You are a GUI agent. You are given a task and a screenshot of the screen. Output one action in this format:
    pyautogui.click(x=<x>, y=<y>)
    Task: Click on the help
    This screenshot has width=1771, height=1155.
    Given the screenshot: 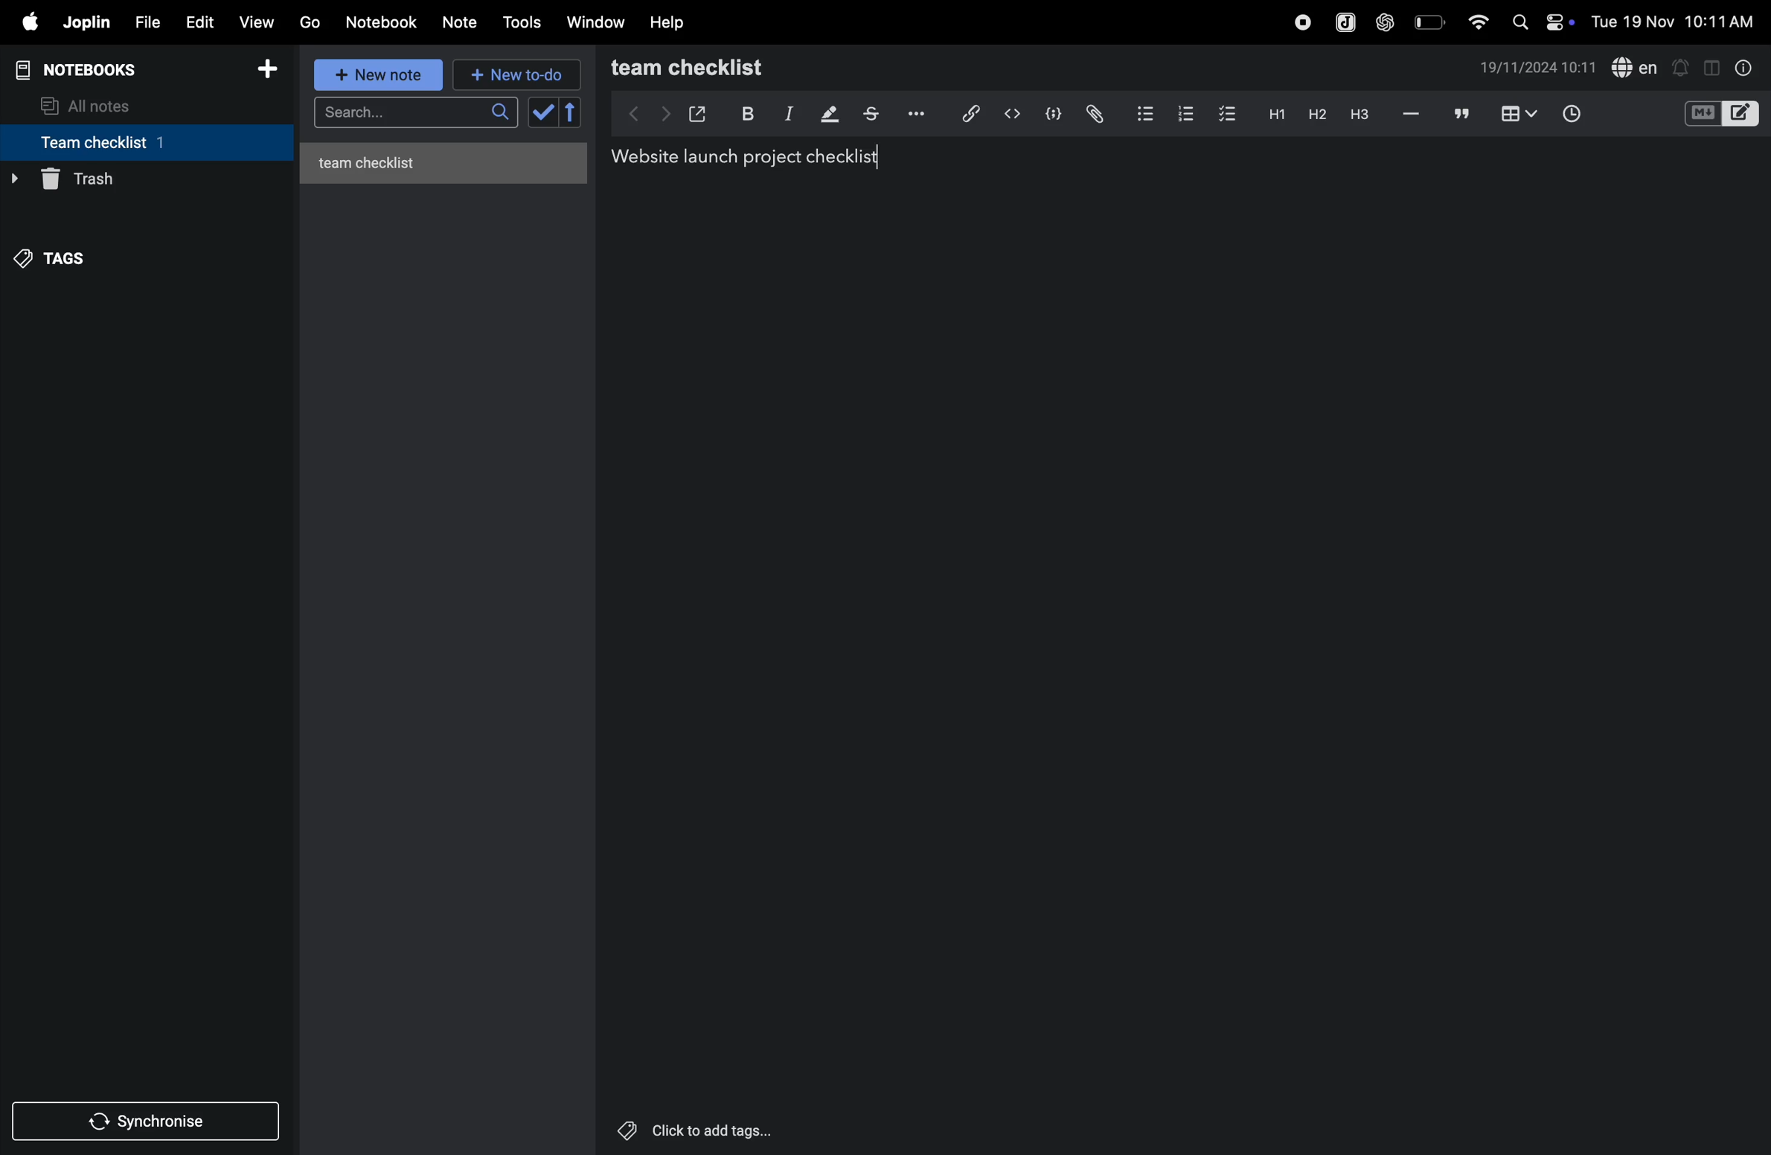 What is the action you would take?
    pyautogui.click(x=671, y=22)
    